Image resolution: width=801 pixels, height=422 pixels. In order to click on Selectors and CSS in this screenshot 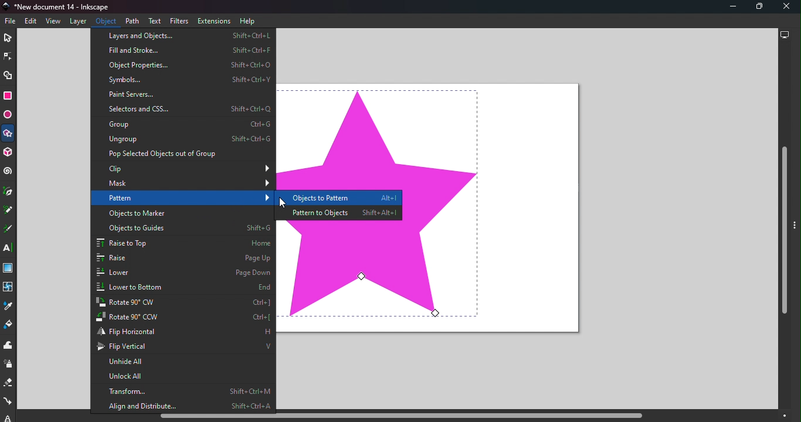, I will do `click(189, 110)`.